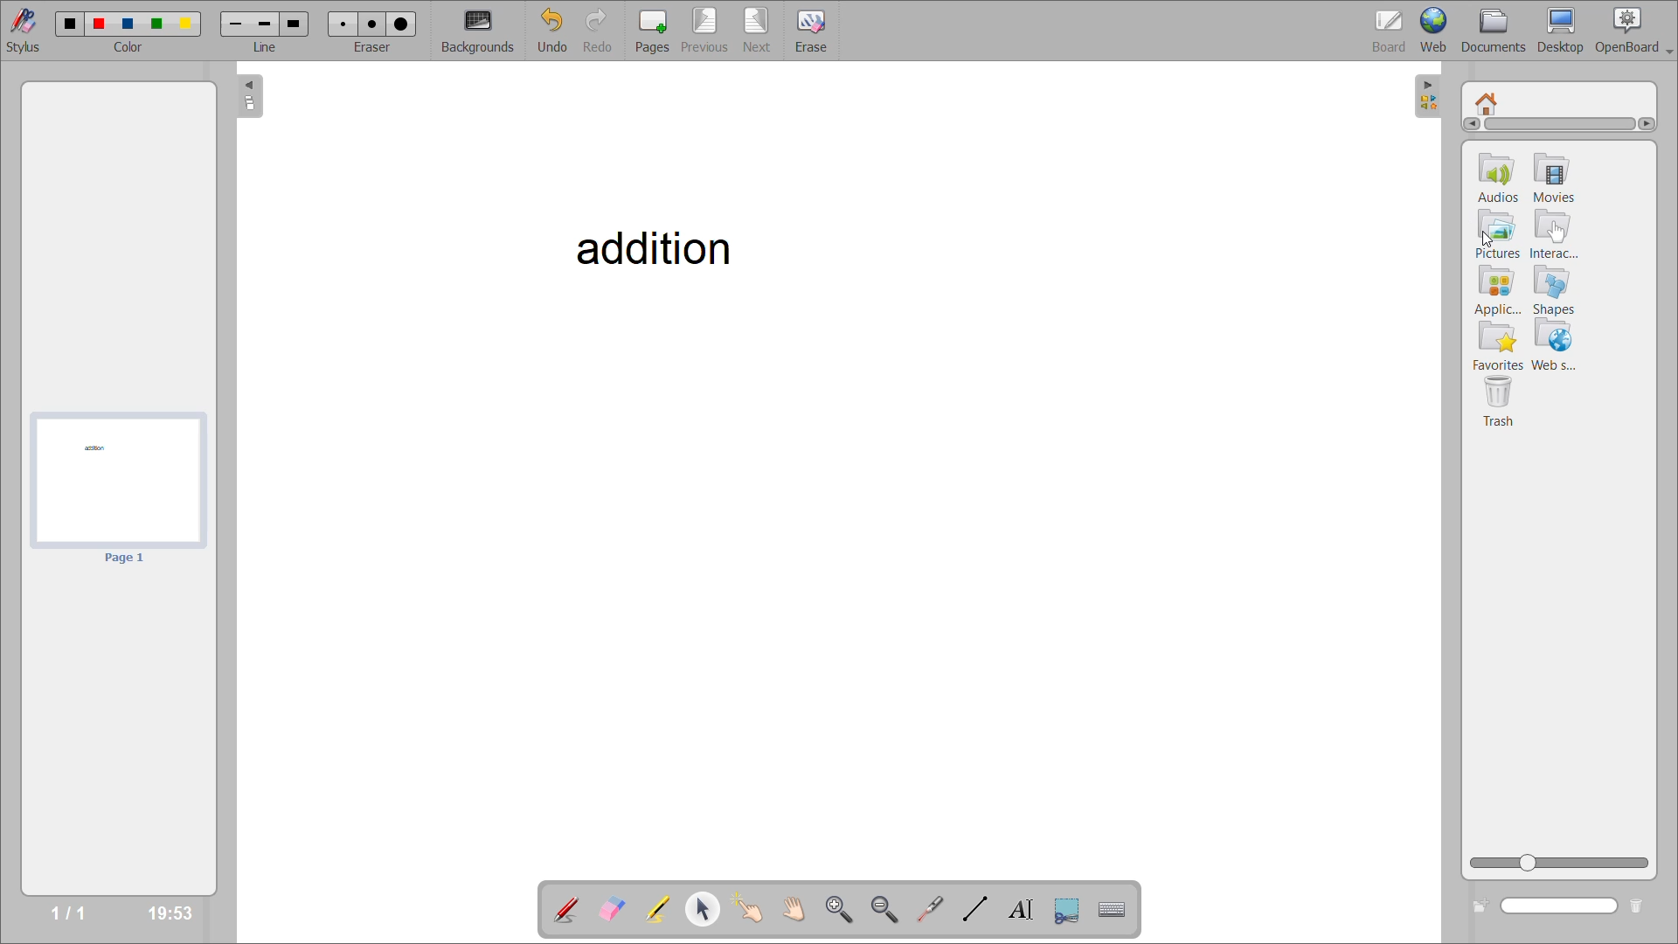 The image size is (1678, 944). I want to click on scroll page, so click(800, 907).